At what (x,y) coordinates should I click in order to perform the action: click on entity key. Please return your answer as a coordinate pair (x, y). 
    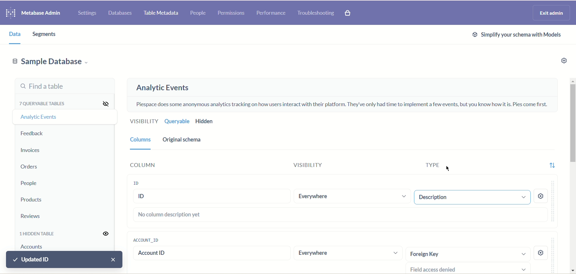
    Looking at the image, I should click on (473, 197).